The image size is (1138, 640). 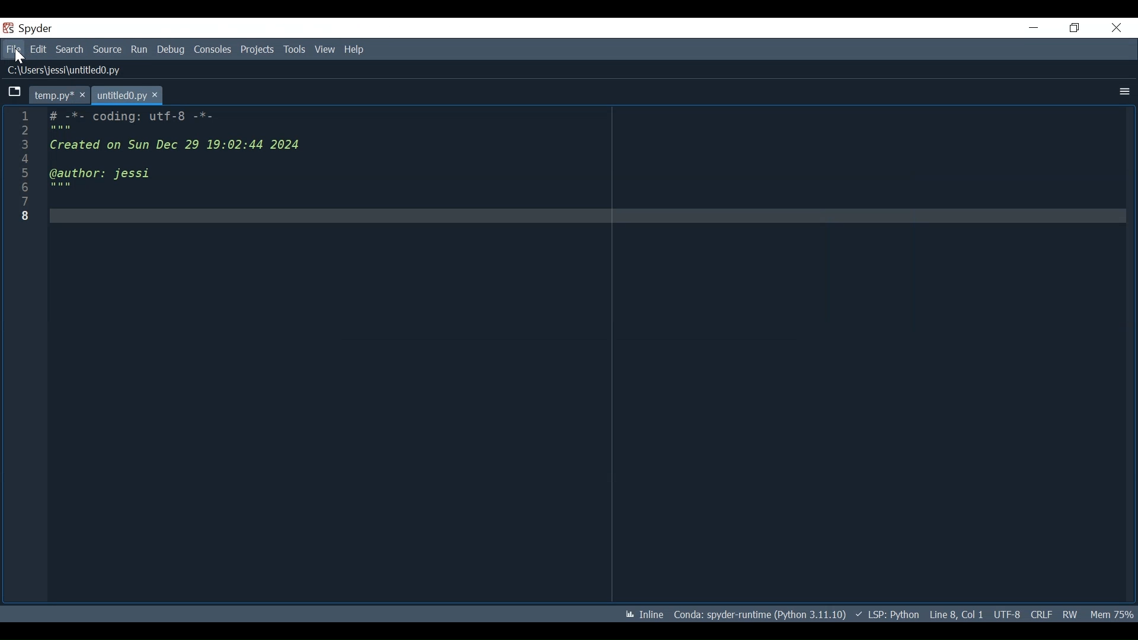 What do you see at coordinates (884, 614) in the screenshot?
I see `Language` at bounding box center [884, 614].